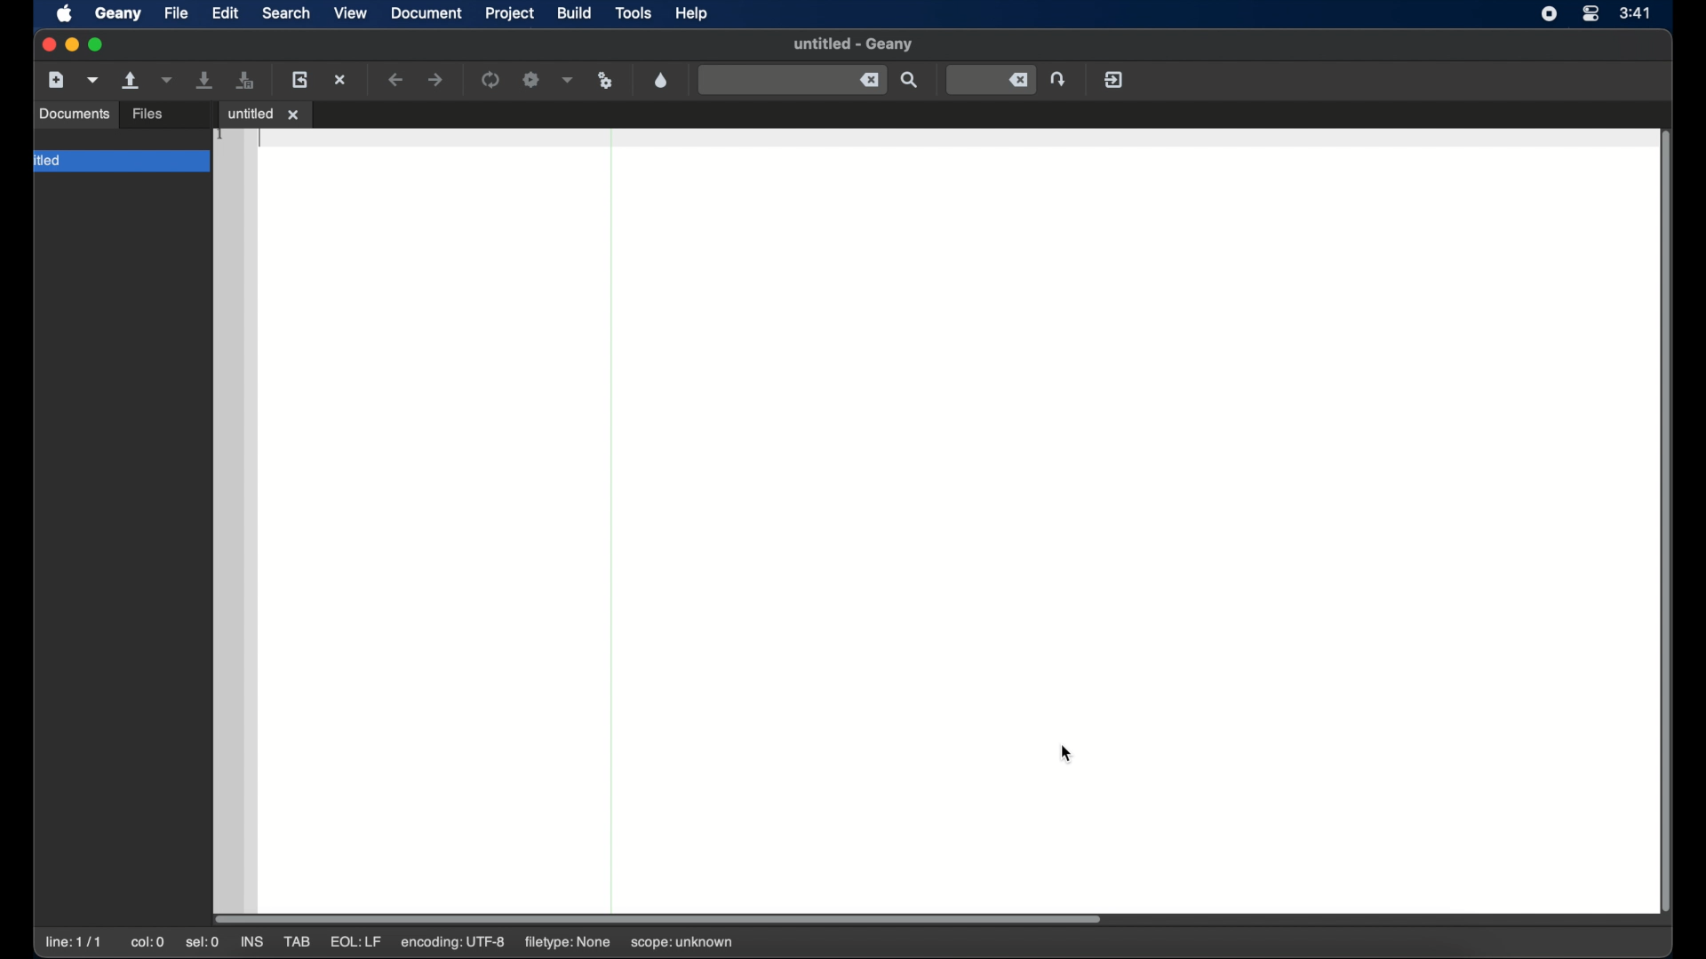  Describe the element at coordinates (351, 13) in the screenshot. I see `view` at that location.